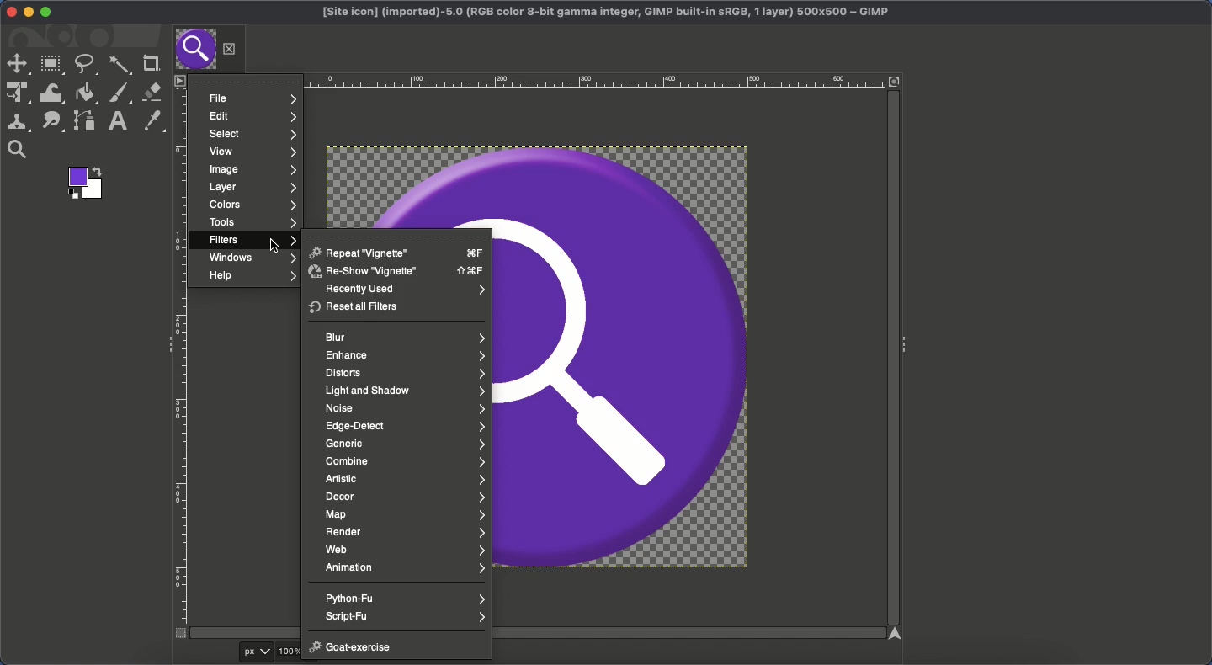  I want to click on px, so click(259, 652).